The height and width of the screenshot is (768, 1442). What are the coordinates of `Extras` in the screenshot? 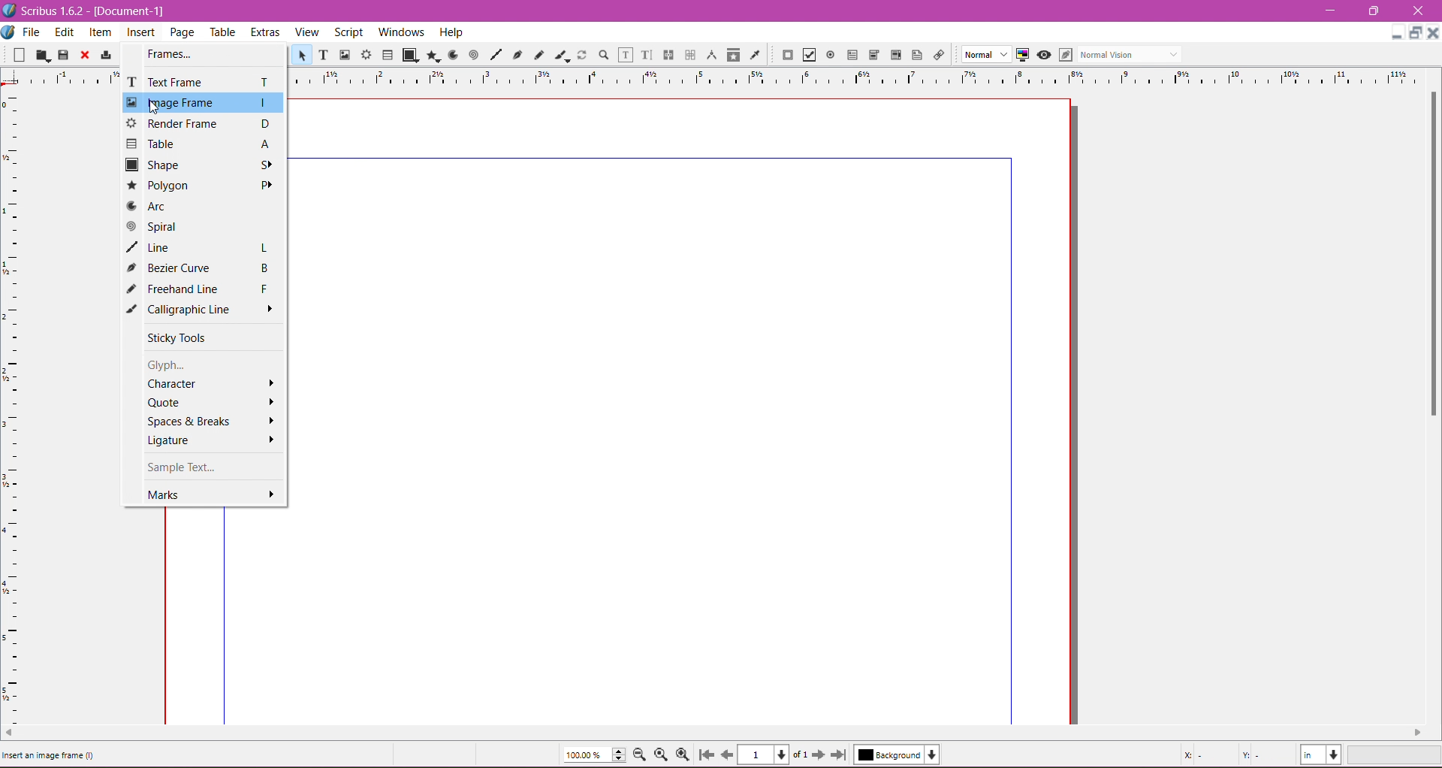 It's located at (267, 32).